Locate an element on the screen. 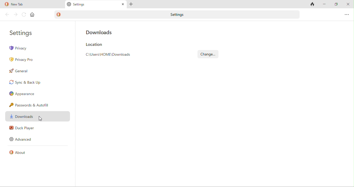 The height and width of the screenshot is (187, 354). downloads is located at coordinates (100, 33).